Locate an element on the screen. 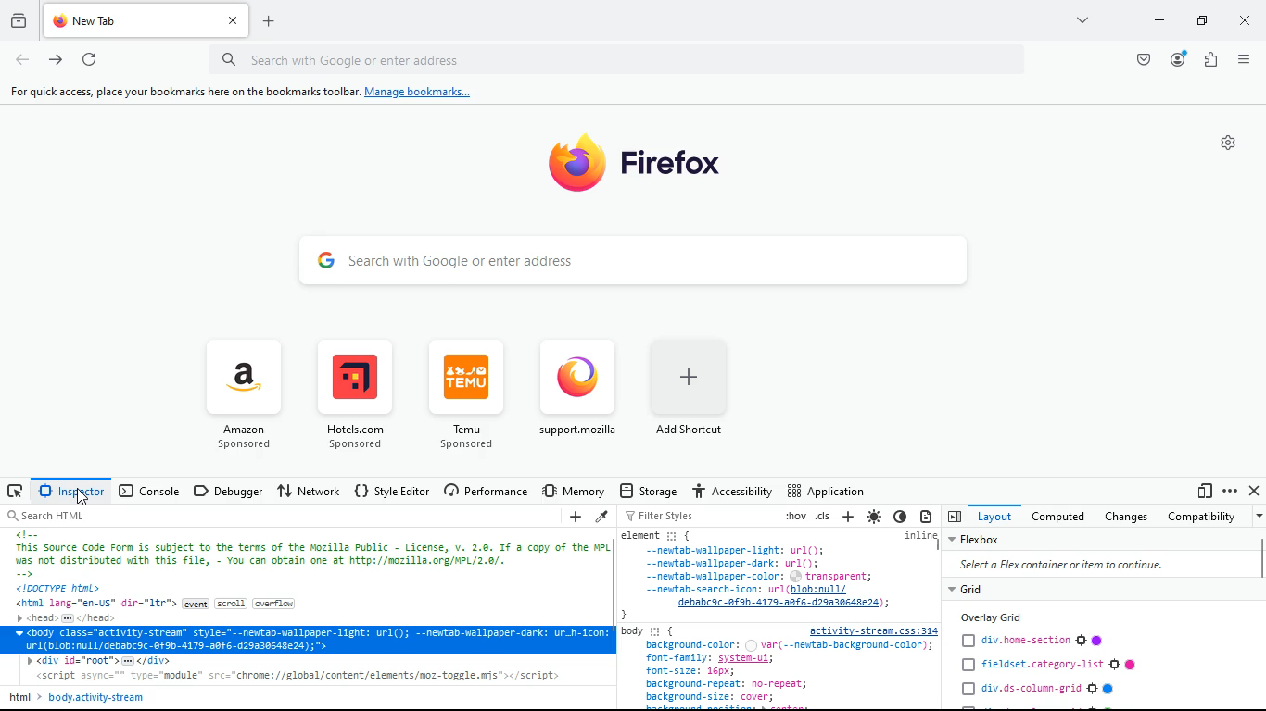 This screenshot has width=1266, height=711. more is located at coordinates (1230, 491).